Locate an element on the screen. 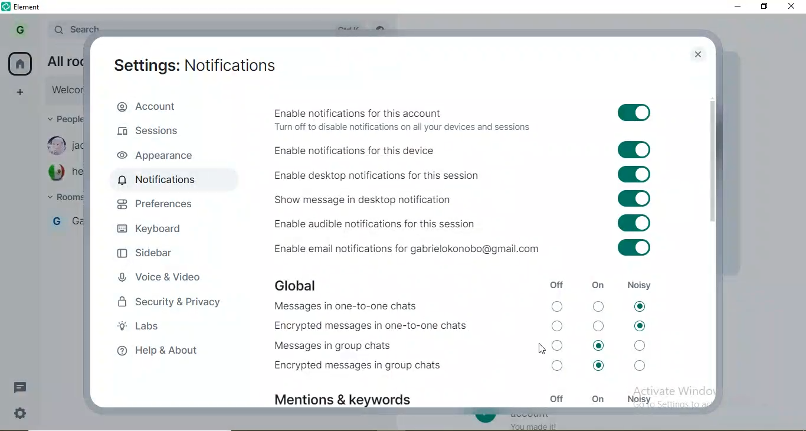 The image size is (806, 431). people is located at coordinates (65, 117).